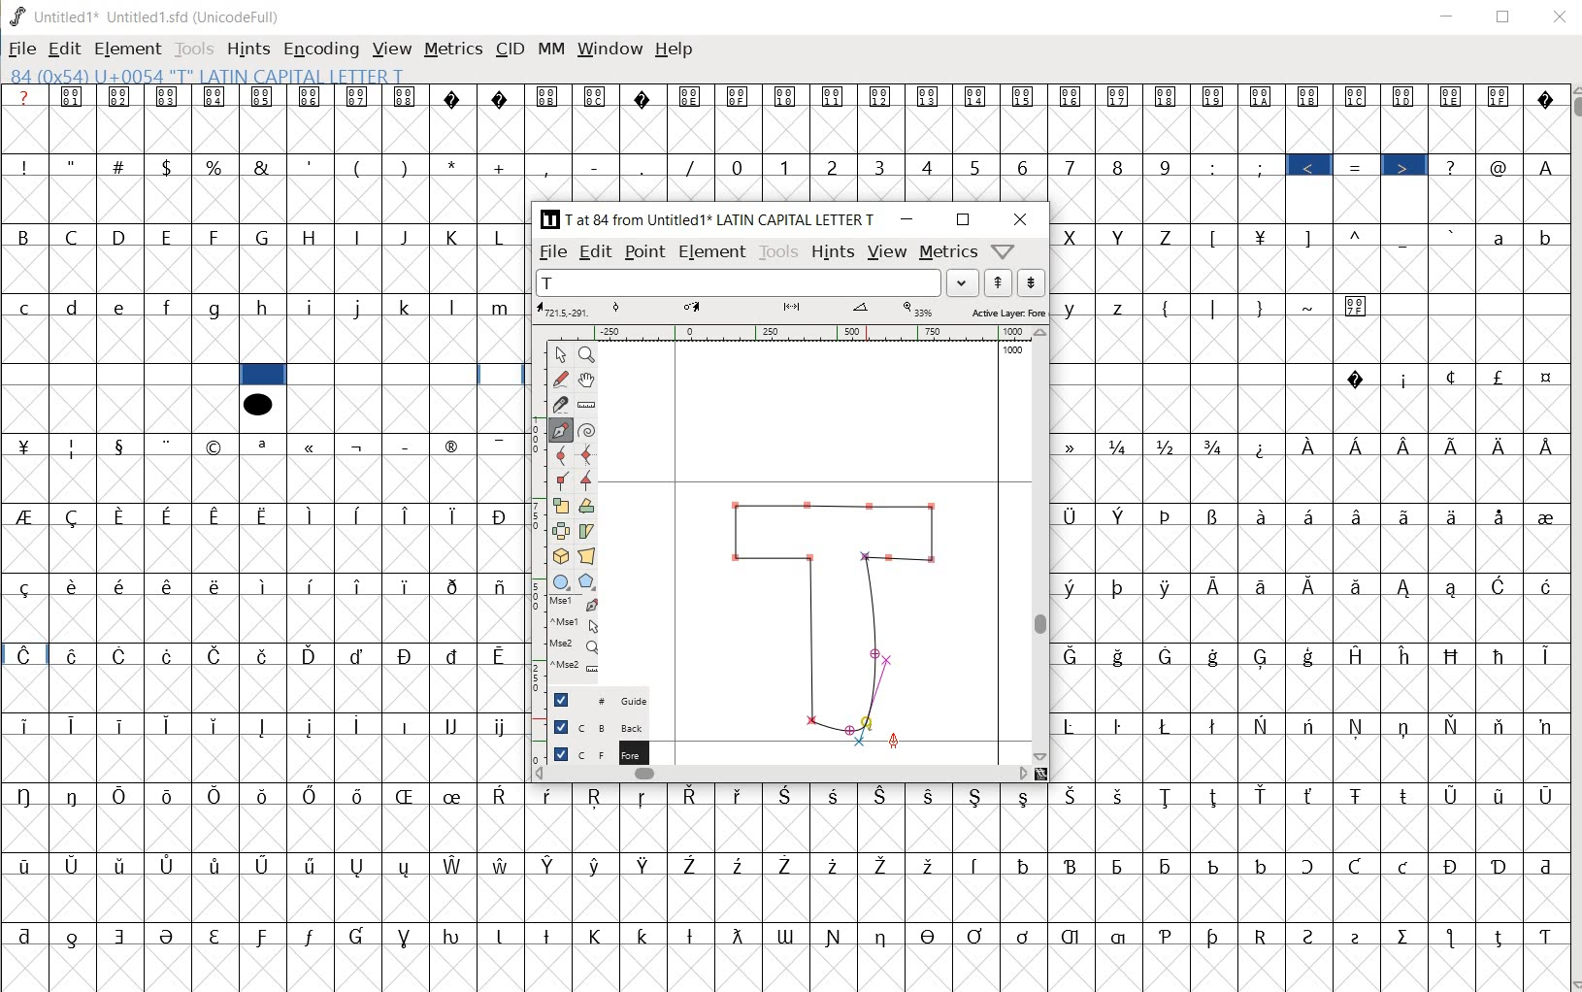  Describe the element at coordinates (120, 584) in the screenshot. I see `Symbol` at that location.